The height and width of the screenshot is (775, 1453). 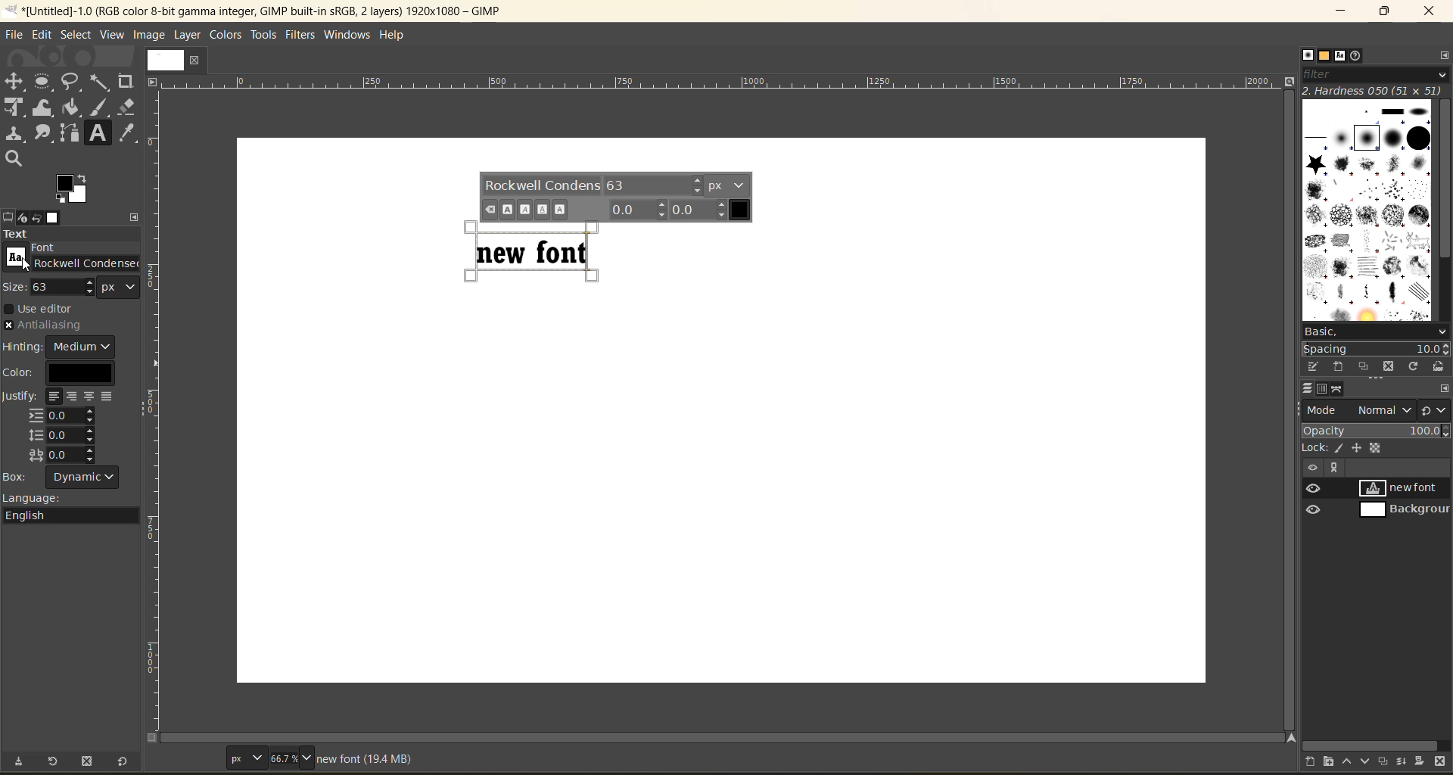 I want to click on add a mask, so click(x=1423, y=761).